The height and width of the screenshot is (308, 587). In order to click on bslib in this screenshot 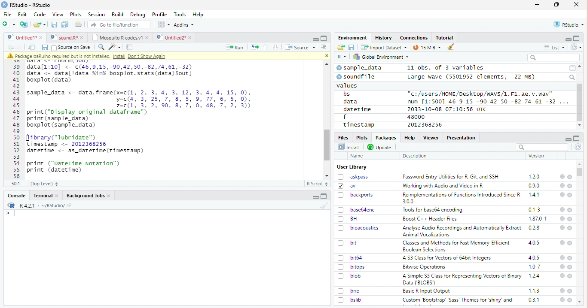, I will do `click(350, 299)`.